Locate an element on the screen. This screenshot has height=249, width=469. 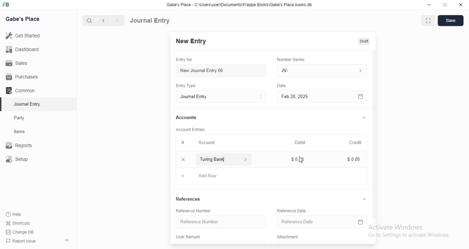
Reference Date is located at coordinates (295, 210).